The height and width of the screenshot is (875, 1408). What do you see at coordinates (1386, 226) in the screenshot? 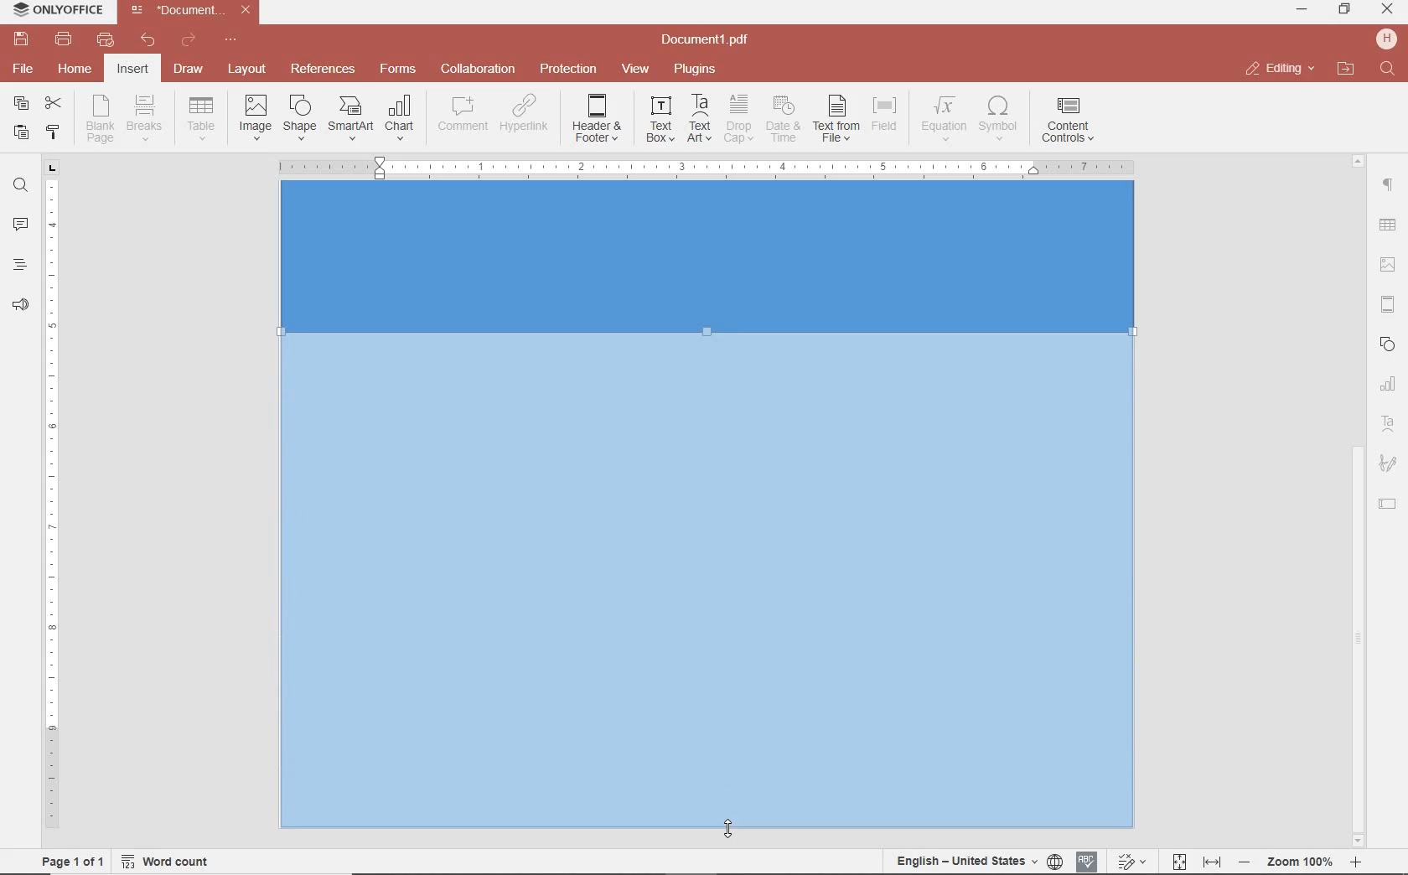
I see `` at bounding box center [1386, 226].